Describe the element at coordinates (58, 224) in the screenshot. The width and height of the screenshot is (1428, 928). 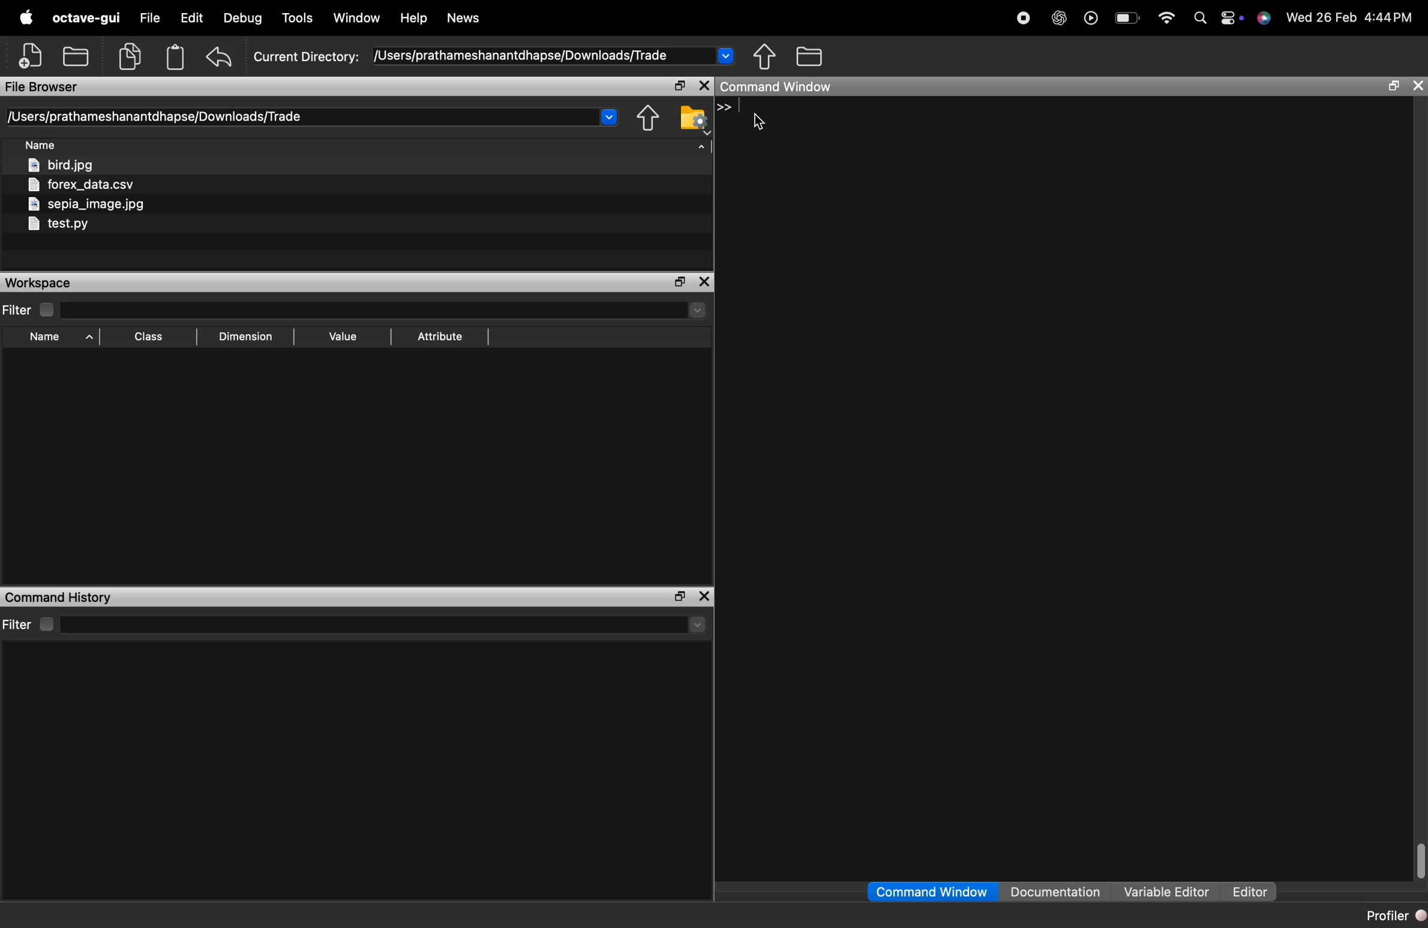
I see `test.py` at that location.